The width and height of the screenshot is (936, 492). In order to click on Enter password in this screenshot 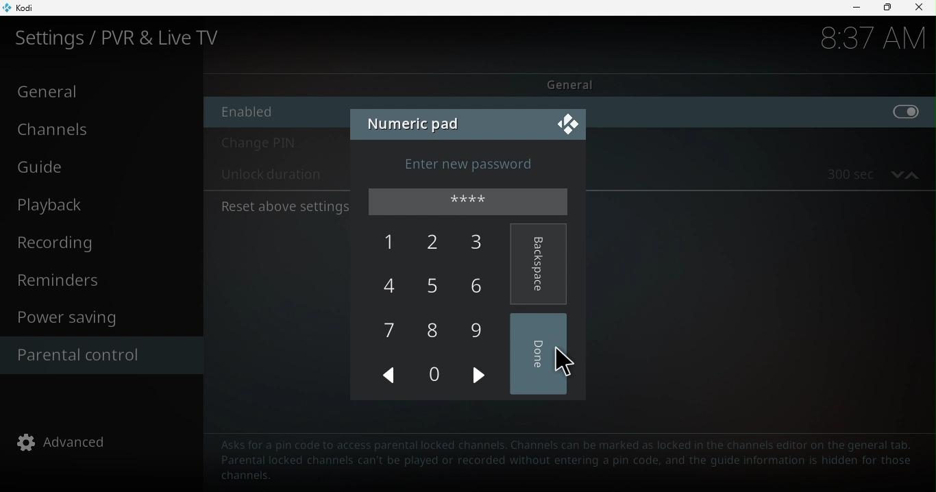, I will do `click(472, 204)`.